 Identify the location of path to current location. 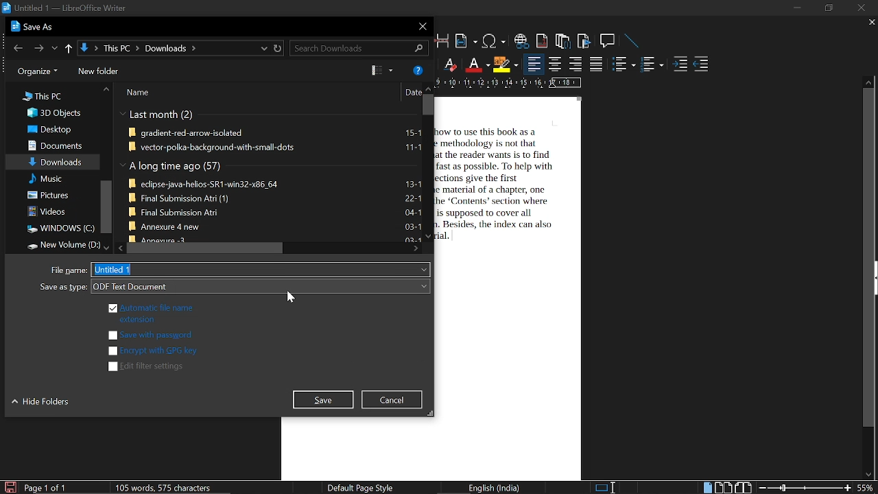
(166, 48).